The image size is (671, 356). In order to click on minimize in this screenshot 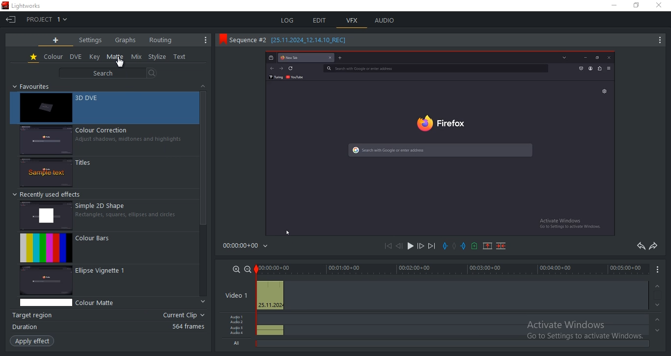, I will do `click(613, 5)`.